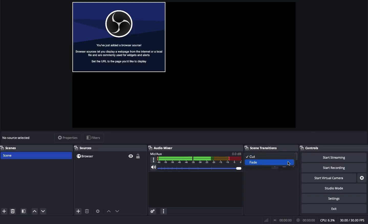 The width and height of the screenshot is (368, 224). What do you see at coordinates (331, 168) in the screenshot?
I see `Start recording` at bounding box center [331, 168].